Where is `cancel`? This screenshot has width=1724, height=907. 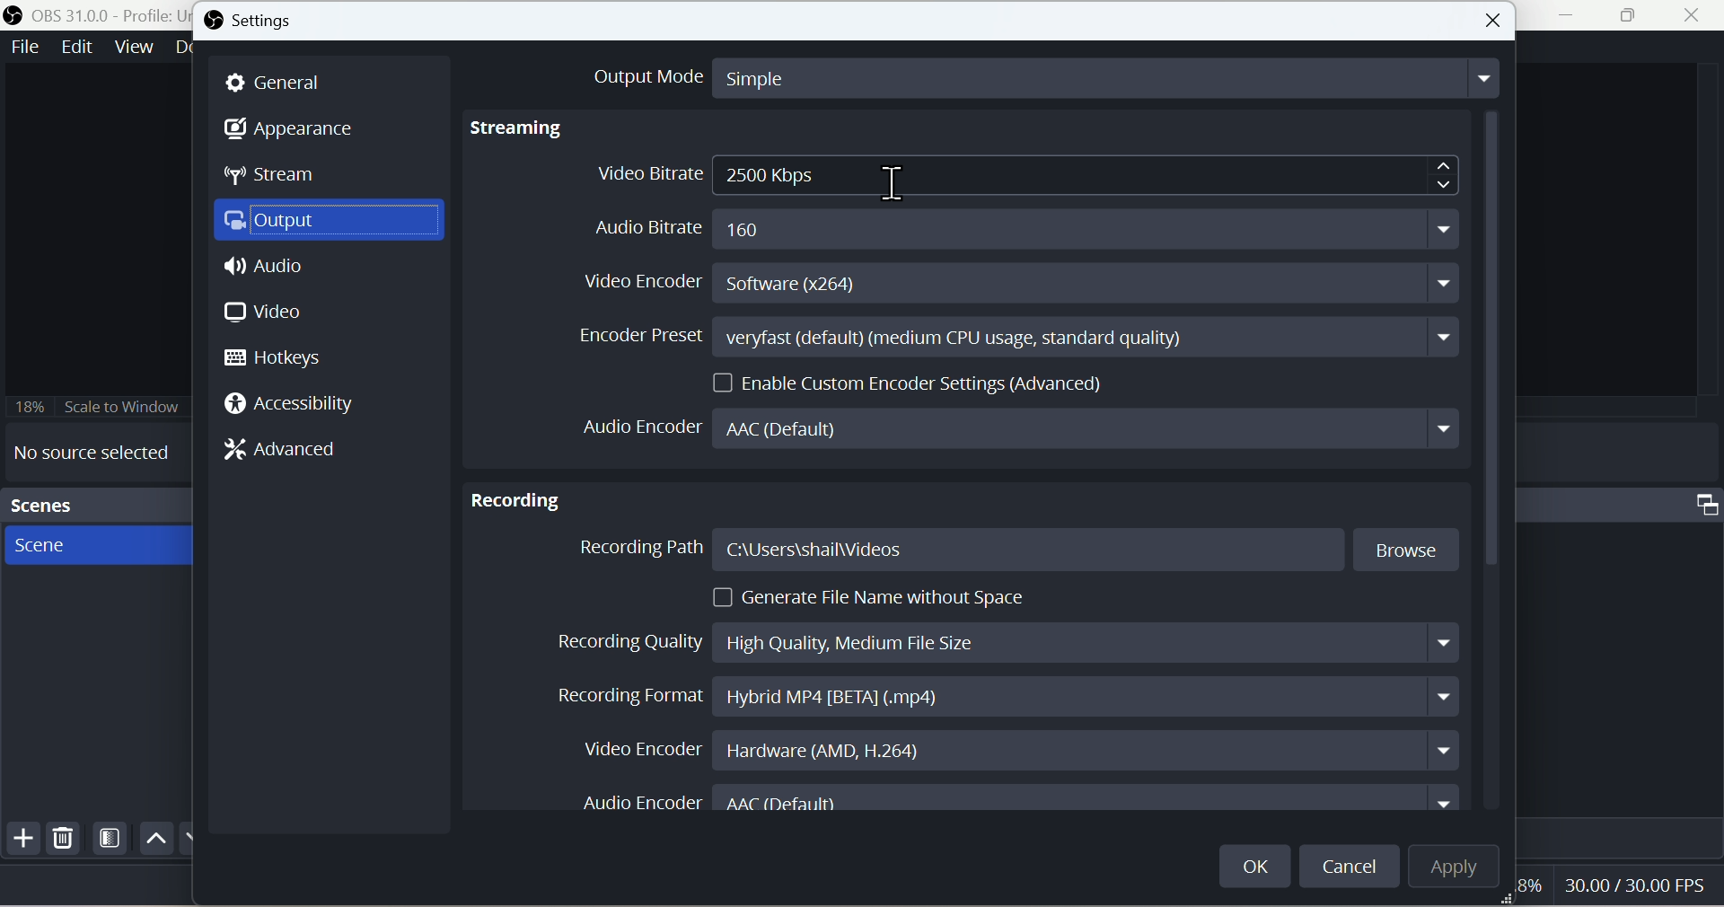 cancel is located at coordinates (1352, 865).